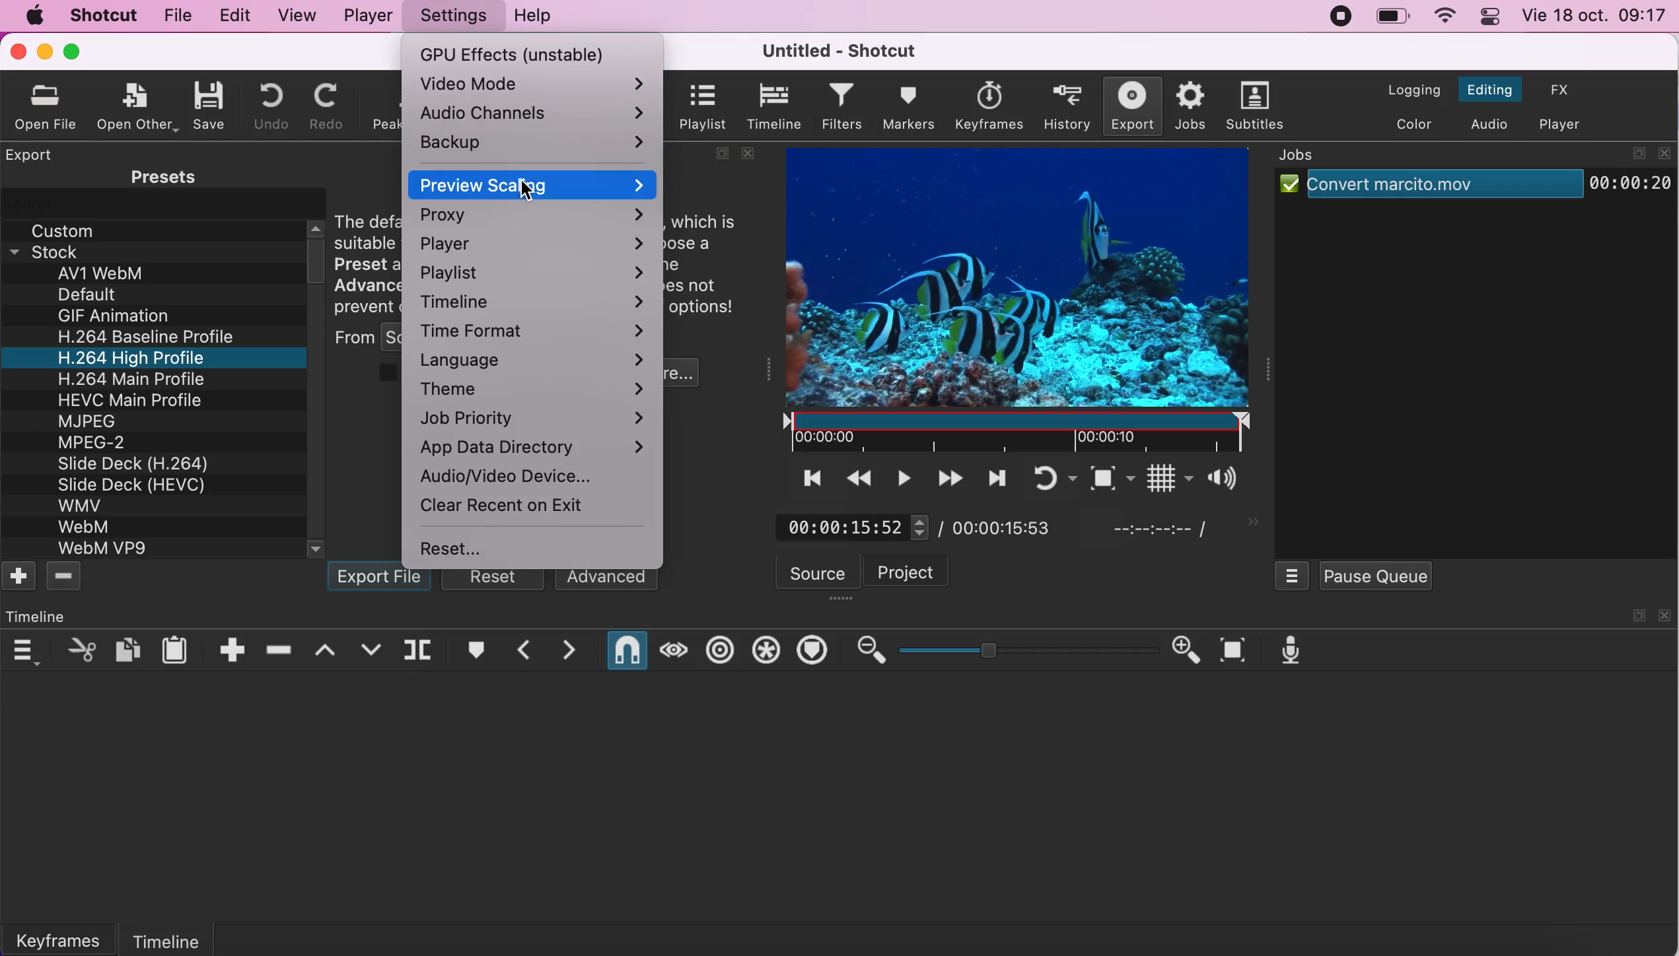  What do you see at coordinates (921, 571) in the screenshot?
I see `project` at bounding box center [921, 571].